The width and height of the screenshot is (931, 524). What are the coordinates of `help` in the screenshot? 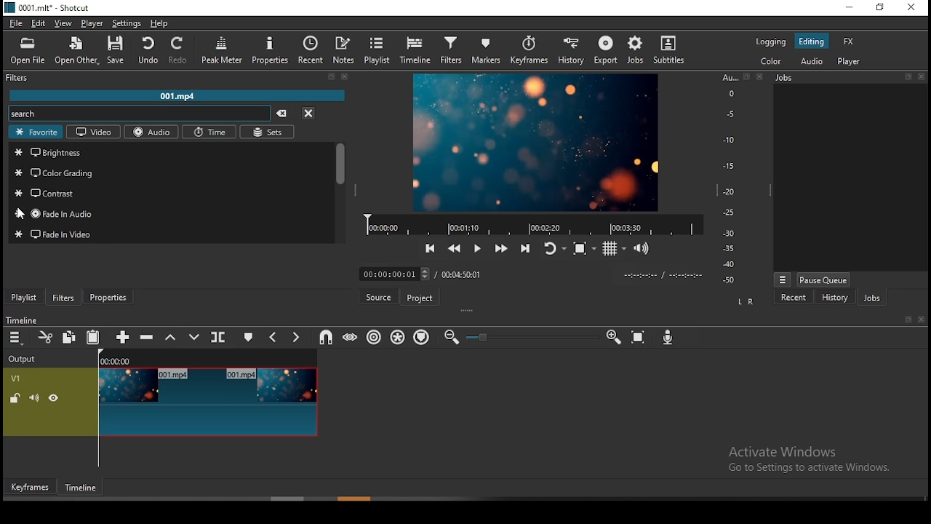 It's located at (163, 23).